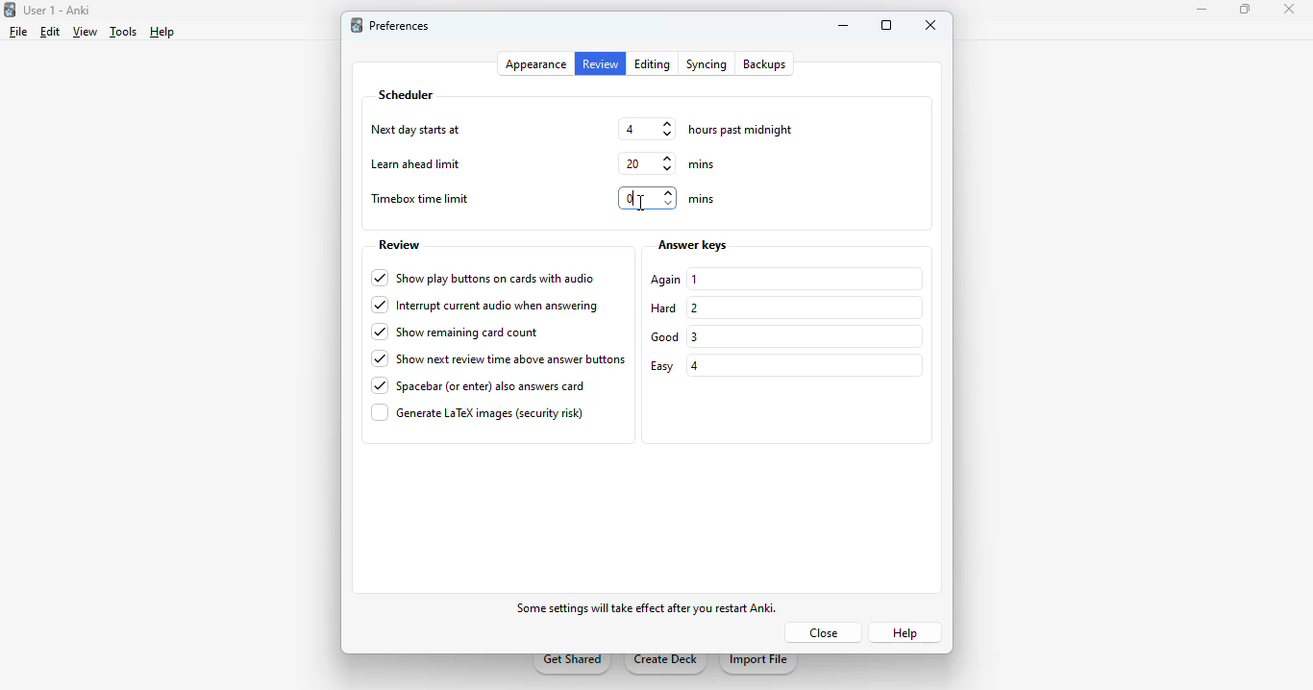 The image size is (1313, 690). Describe the element at coordinates (705, 63) in the screenshot. I see `syncing` at that location.